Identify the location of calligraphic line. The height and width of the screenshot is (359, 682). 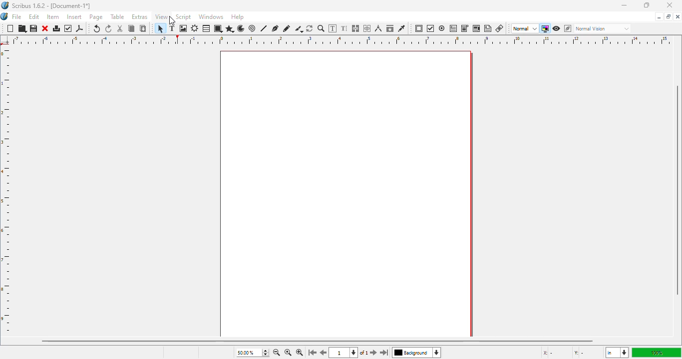
(299, 29).